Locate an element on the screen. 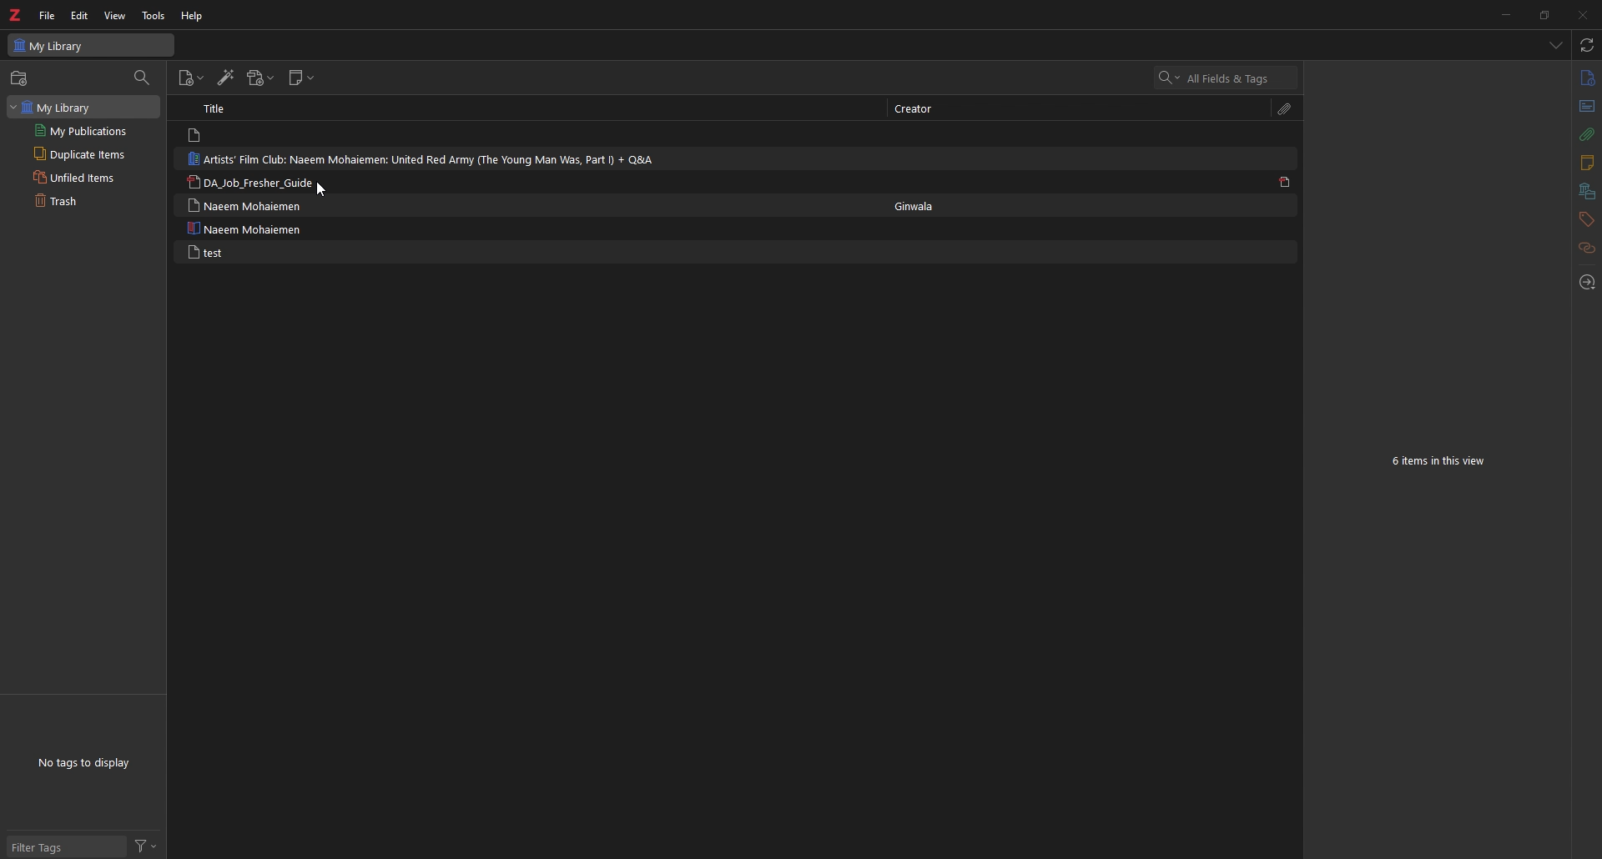 The image size is (1602, 859). locate is located at coordinates (1584, 283).